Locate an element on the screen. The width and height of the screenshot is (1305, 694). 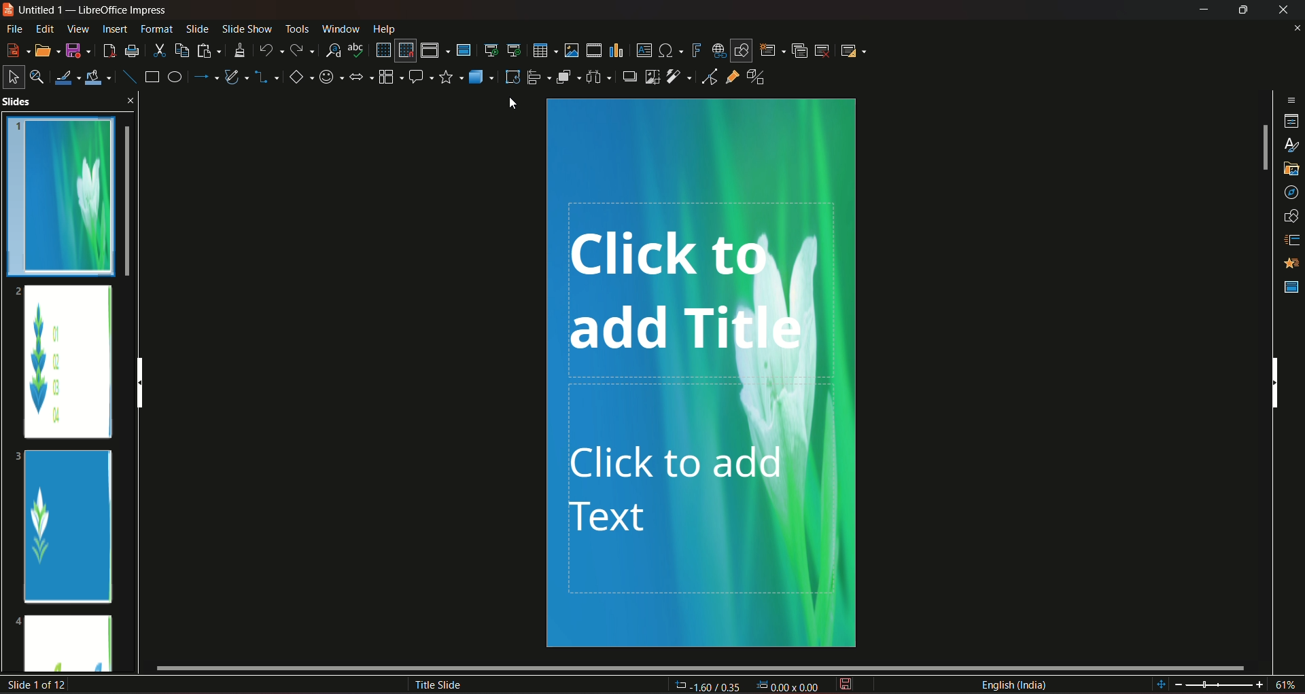
click to add titl is located at coordinates (689, 289).